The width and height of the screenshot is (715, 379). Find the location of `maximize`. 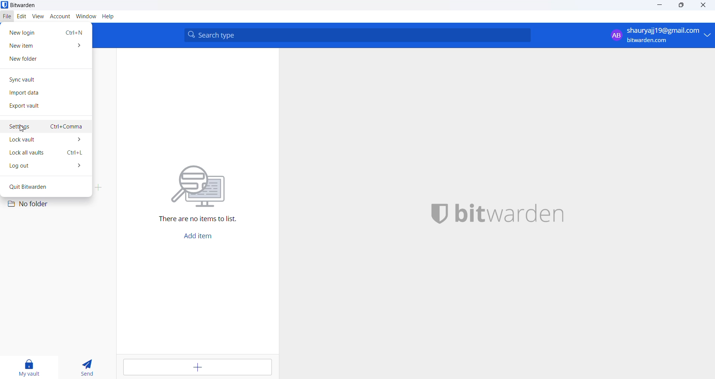

maximize is located at coordinates (679, 6).